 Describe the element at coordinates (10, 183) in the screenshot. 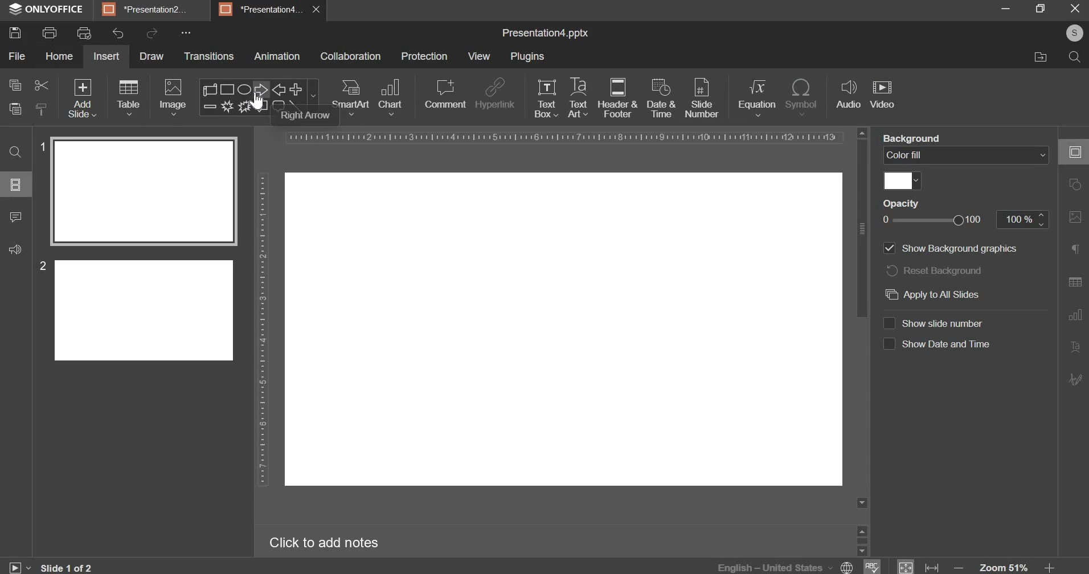

I see `options` at that location.